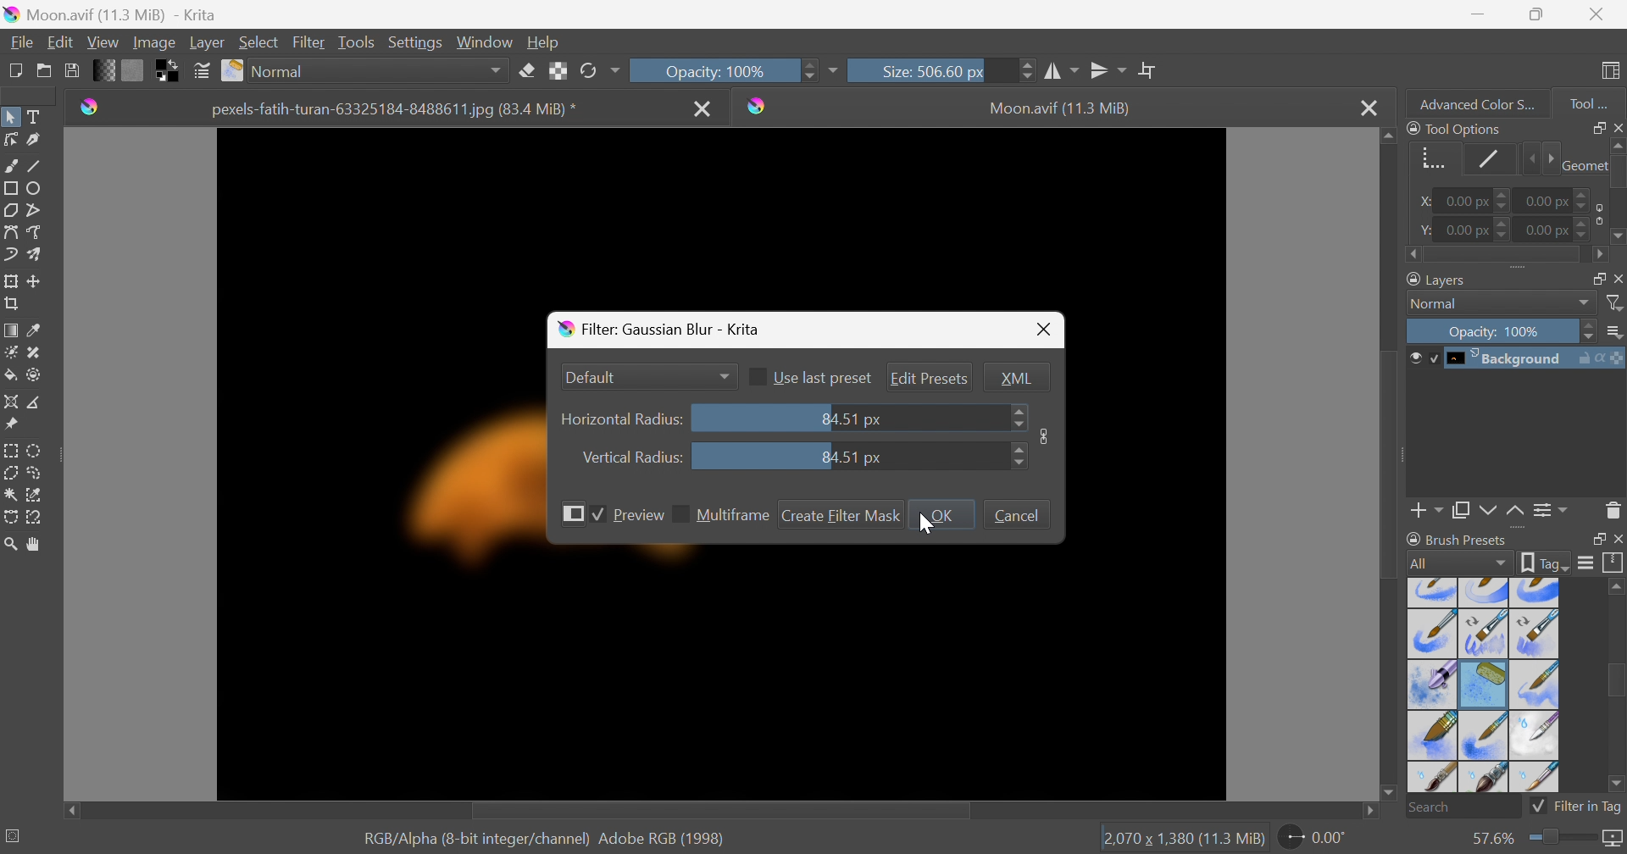 The image size is (1627, 854). Describe the element at coordinates (761, 106) in the screenshot. I see `Krita icon` at that location.